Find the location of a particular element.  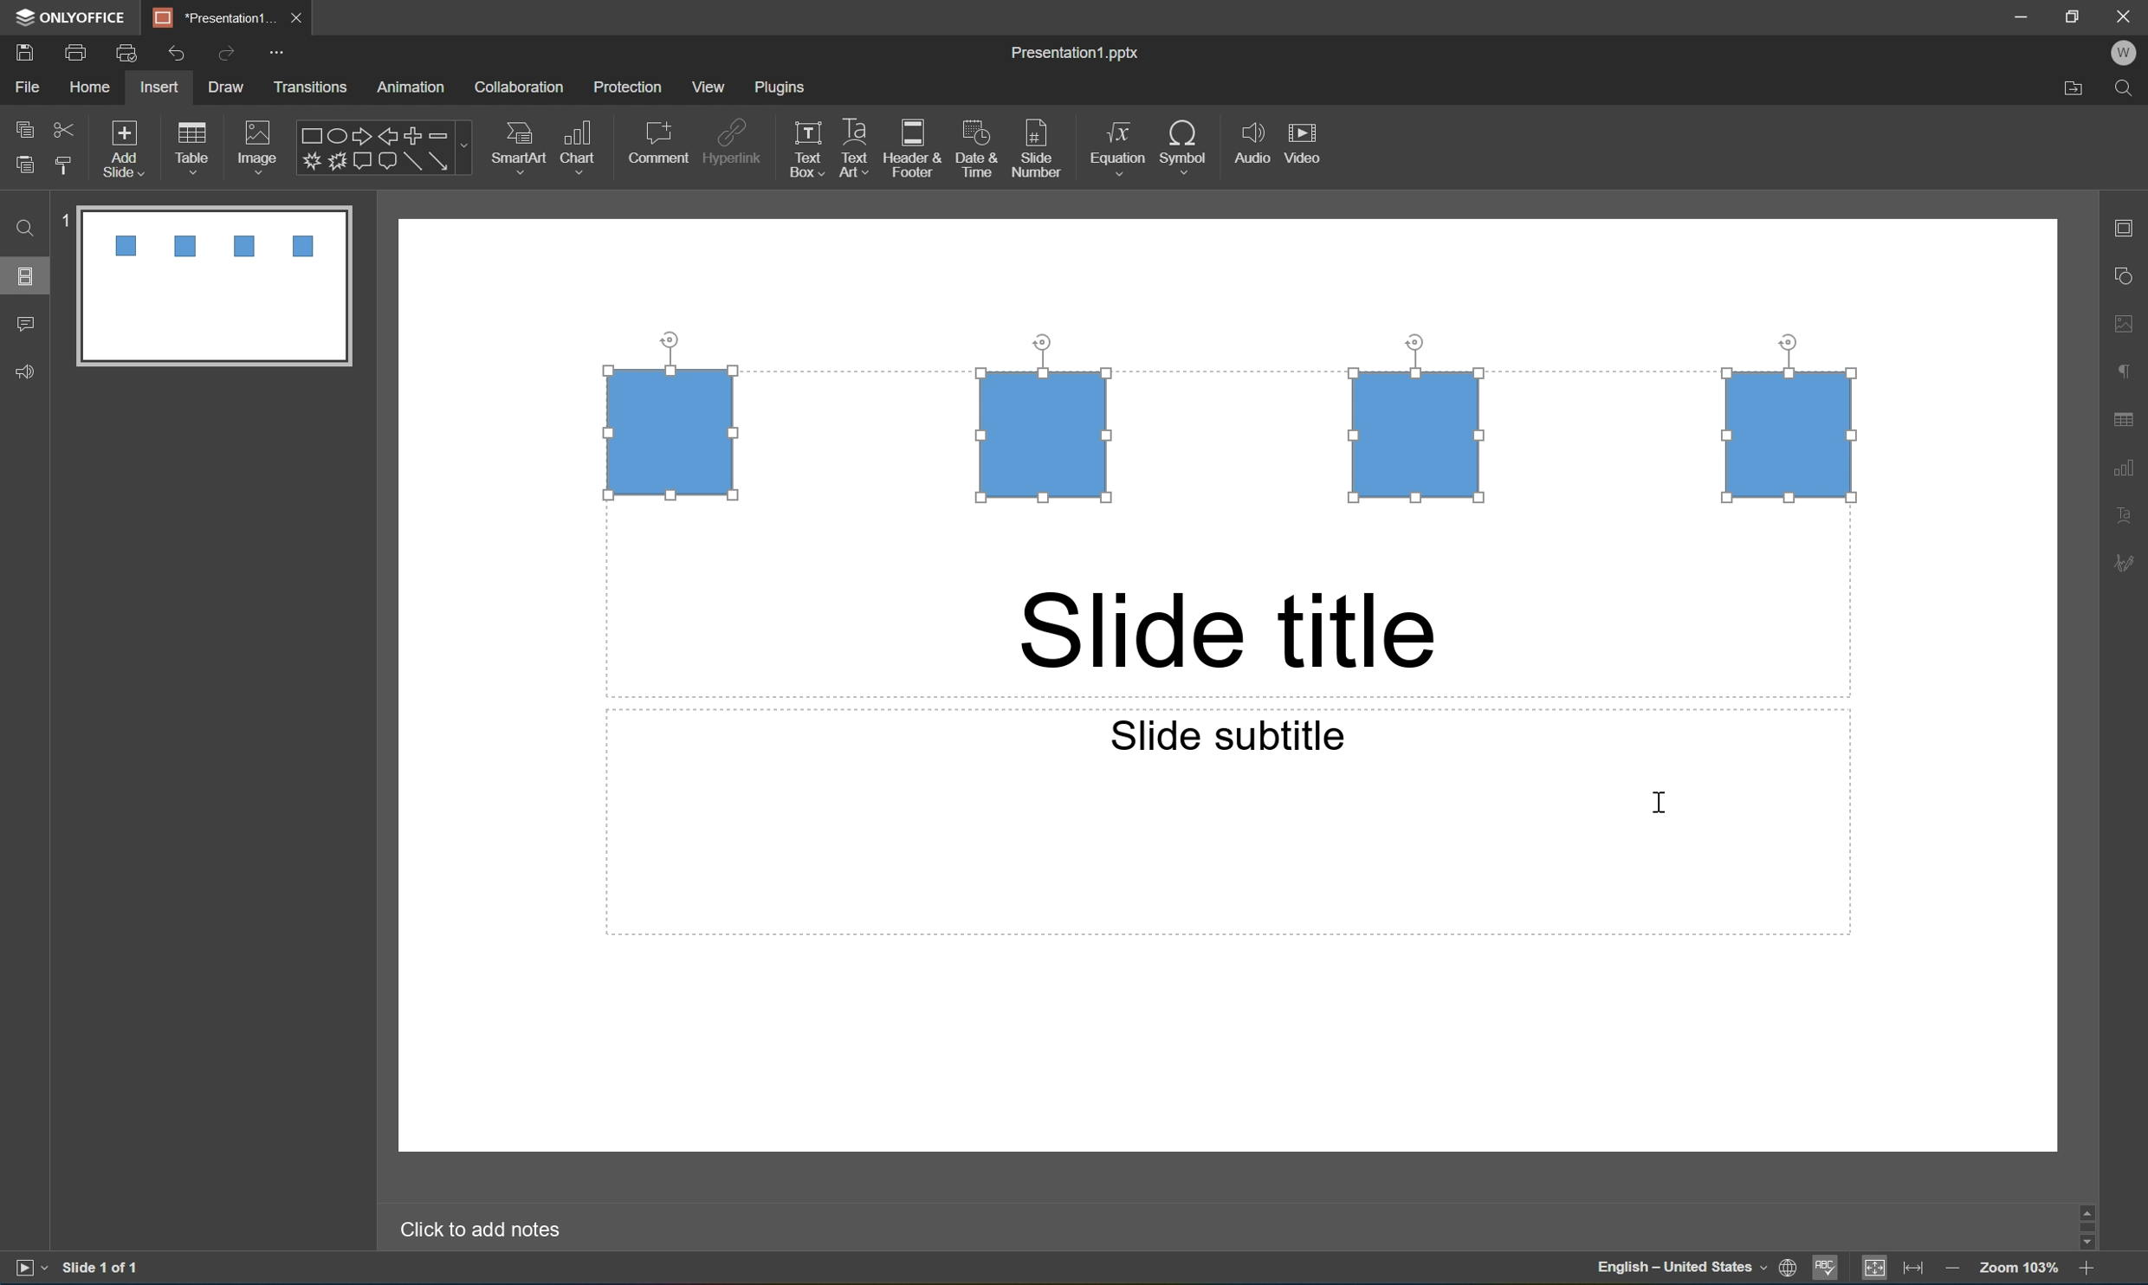

header & footer is located at coordinates (915, 151).